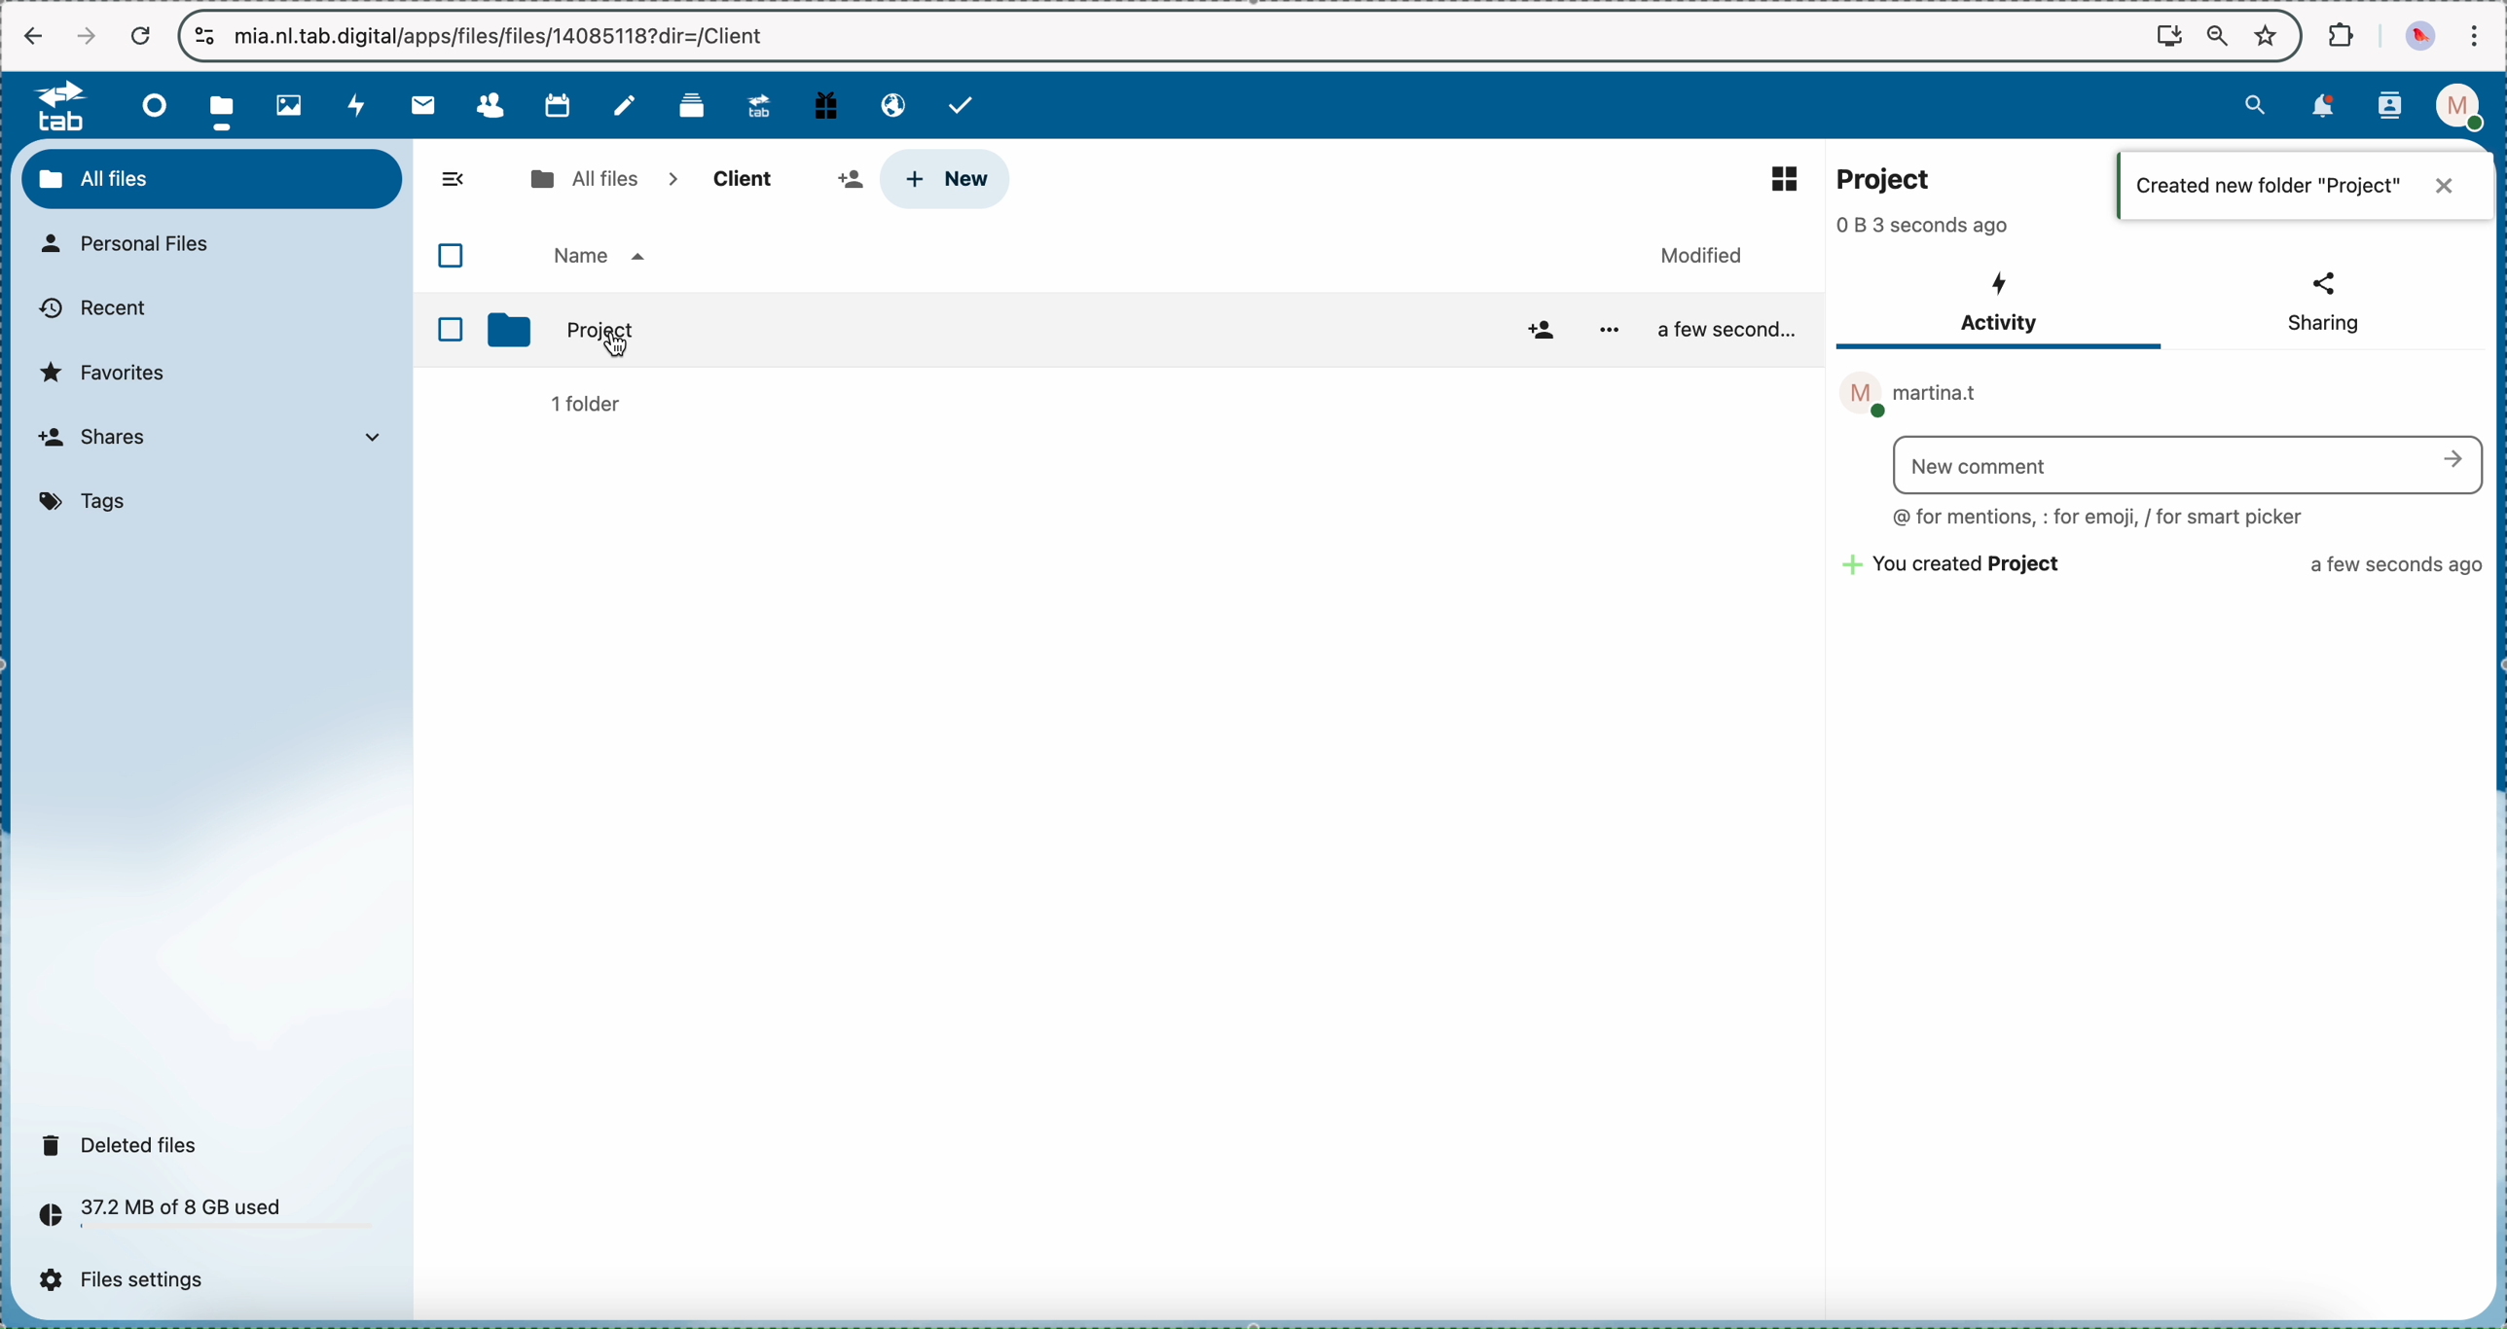  What do you see at coordinates (2473, 35) in the screenshot?
I see `customize and control Google Chrome` at bounding box center [2473, 35].